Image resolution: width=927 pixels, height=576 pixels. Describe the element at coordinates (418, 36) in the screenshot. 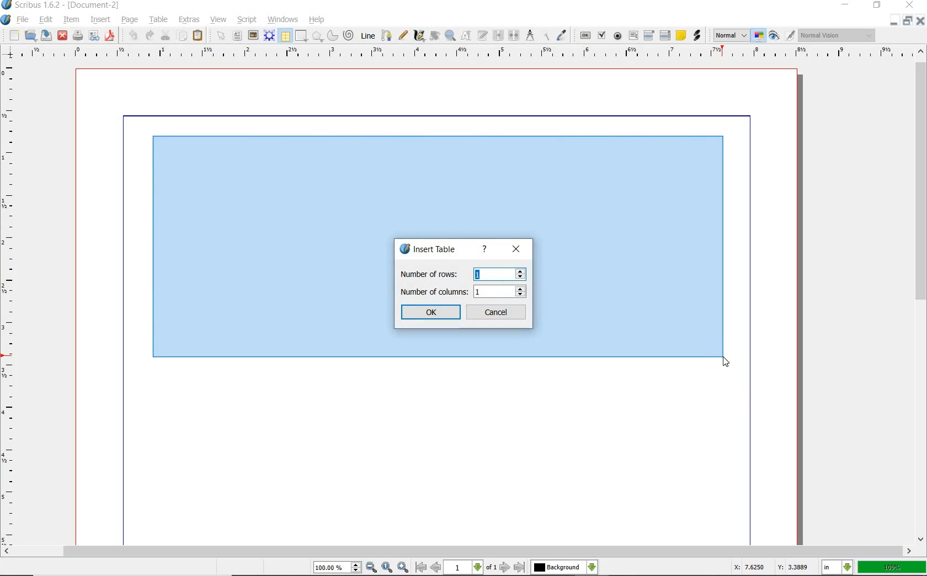

I see `calligraphic line` at that location.